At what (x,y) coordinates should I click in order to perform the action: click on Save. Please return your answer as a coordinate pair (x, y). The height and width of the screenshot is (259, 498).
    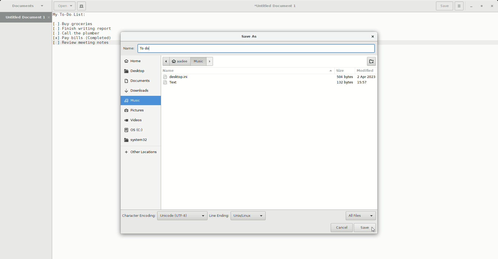
    Looking at the image, I should click on (444, 6).